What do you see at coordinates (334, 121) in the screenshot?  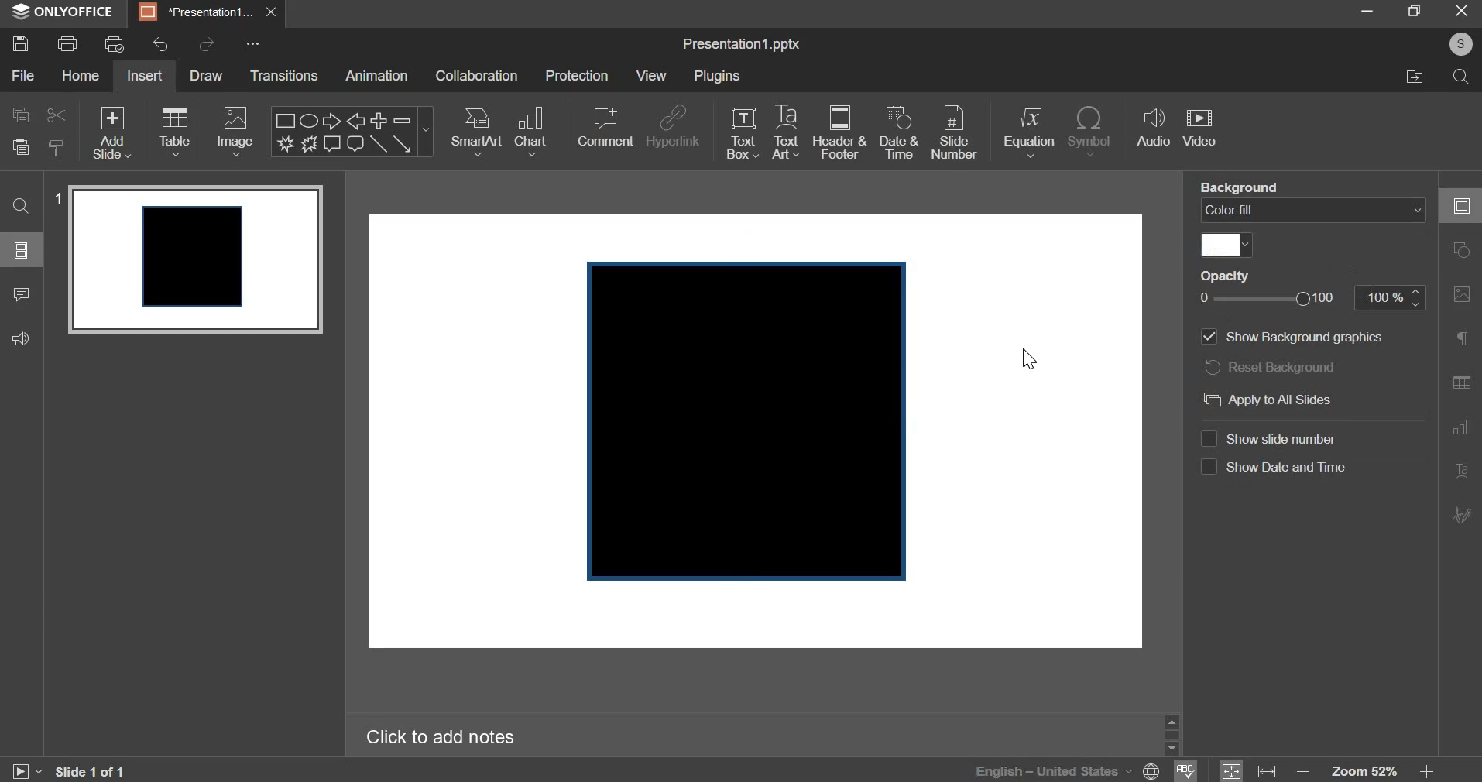 I see `Arrow` at bounding box center [334, 121].